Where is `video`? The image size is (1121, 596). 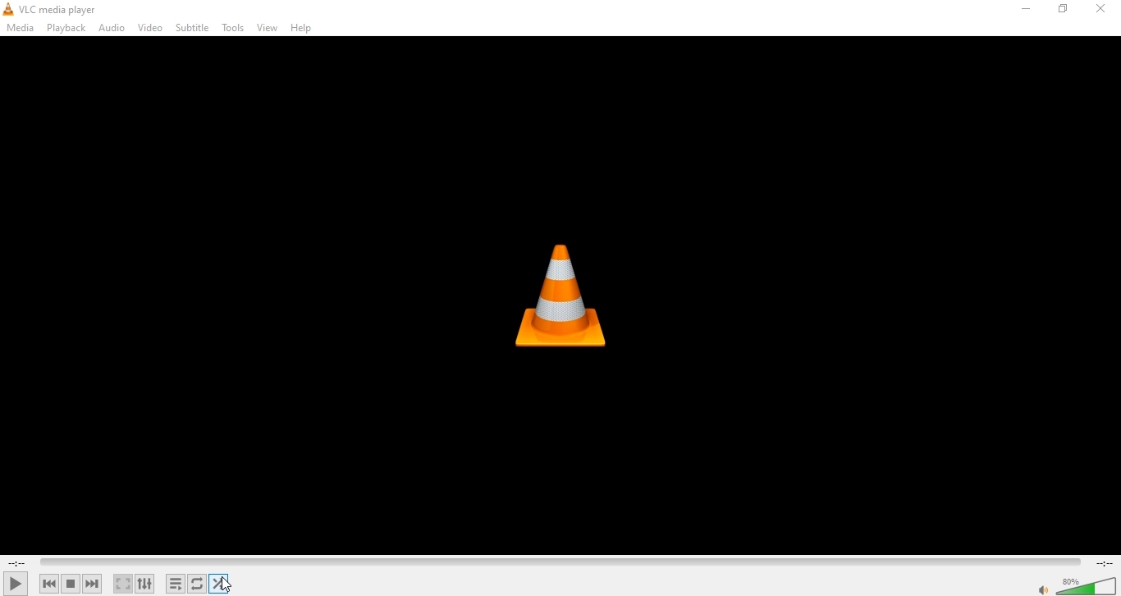
video is located at coordinates (149, 26).